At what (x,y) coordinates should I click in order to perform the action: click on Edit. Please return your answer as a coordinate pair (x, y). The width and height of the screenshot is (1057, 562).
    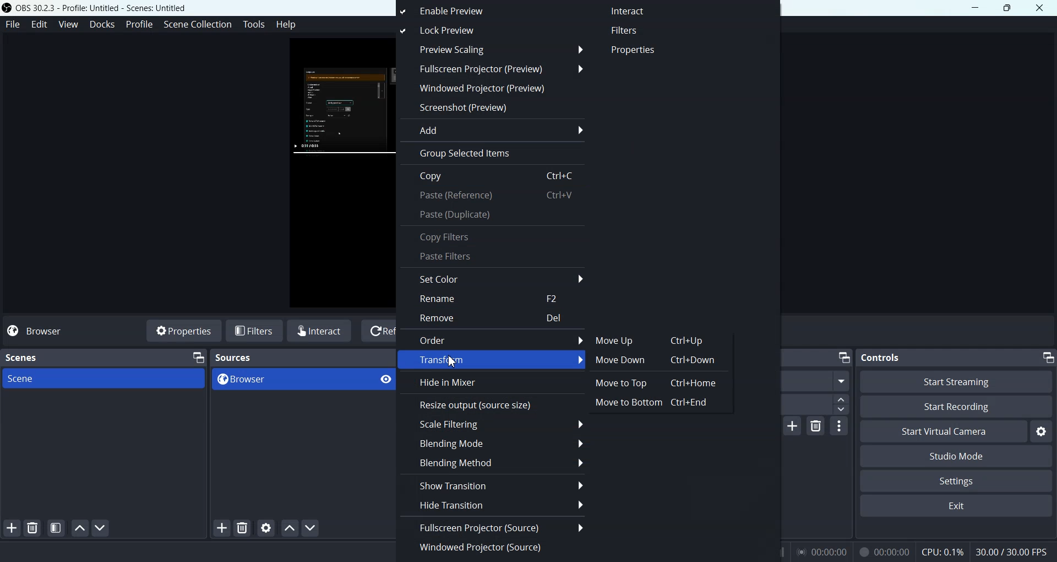
    Looking at the image, I should click on (40, 24).